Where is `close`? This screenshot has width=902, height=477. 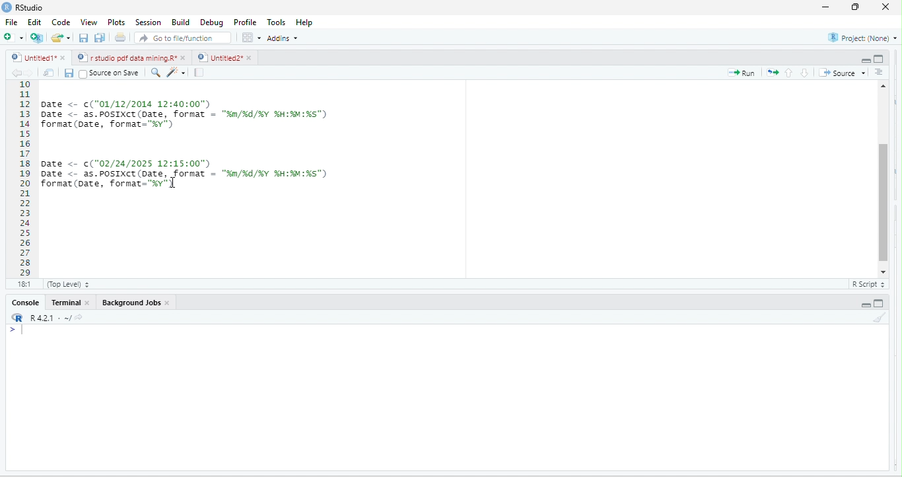
close is located at coordinates (90, 305).